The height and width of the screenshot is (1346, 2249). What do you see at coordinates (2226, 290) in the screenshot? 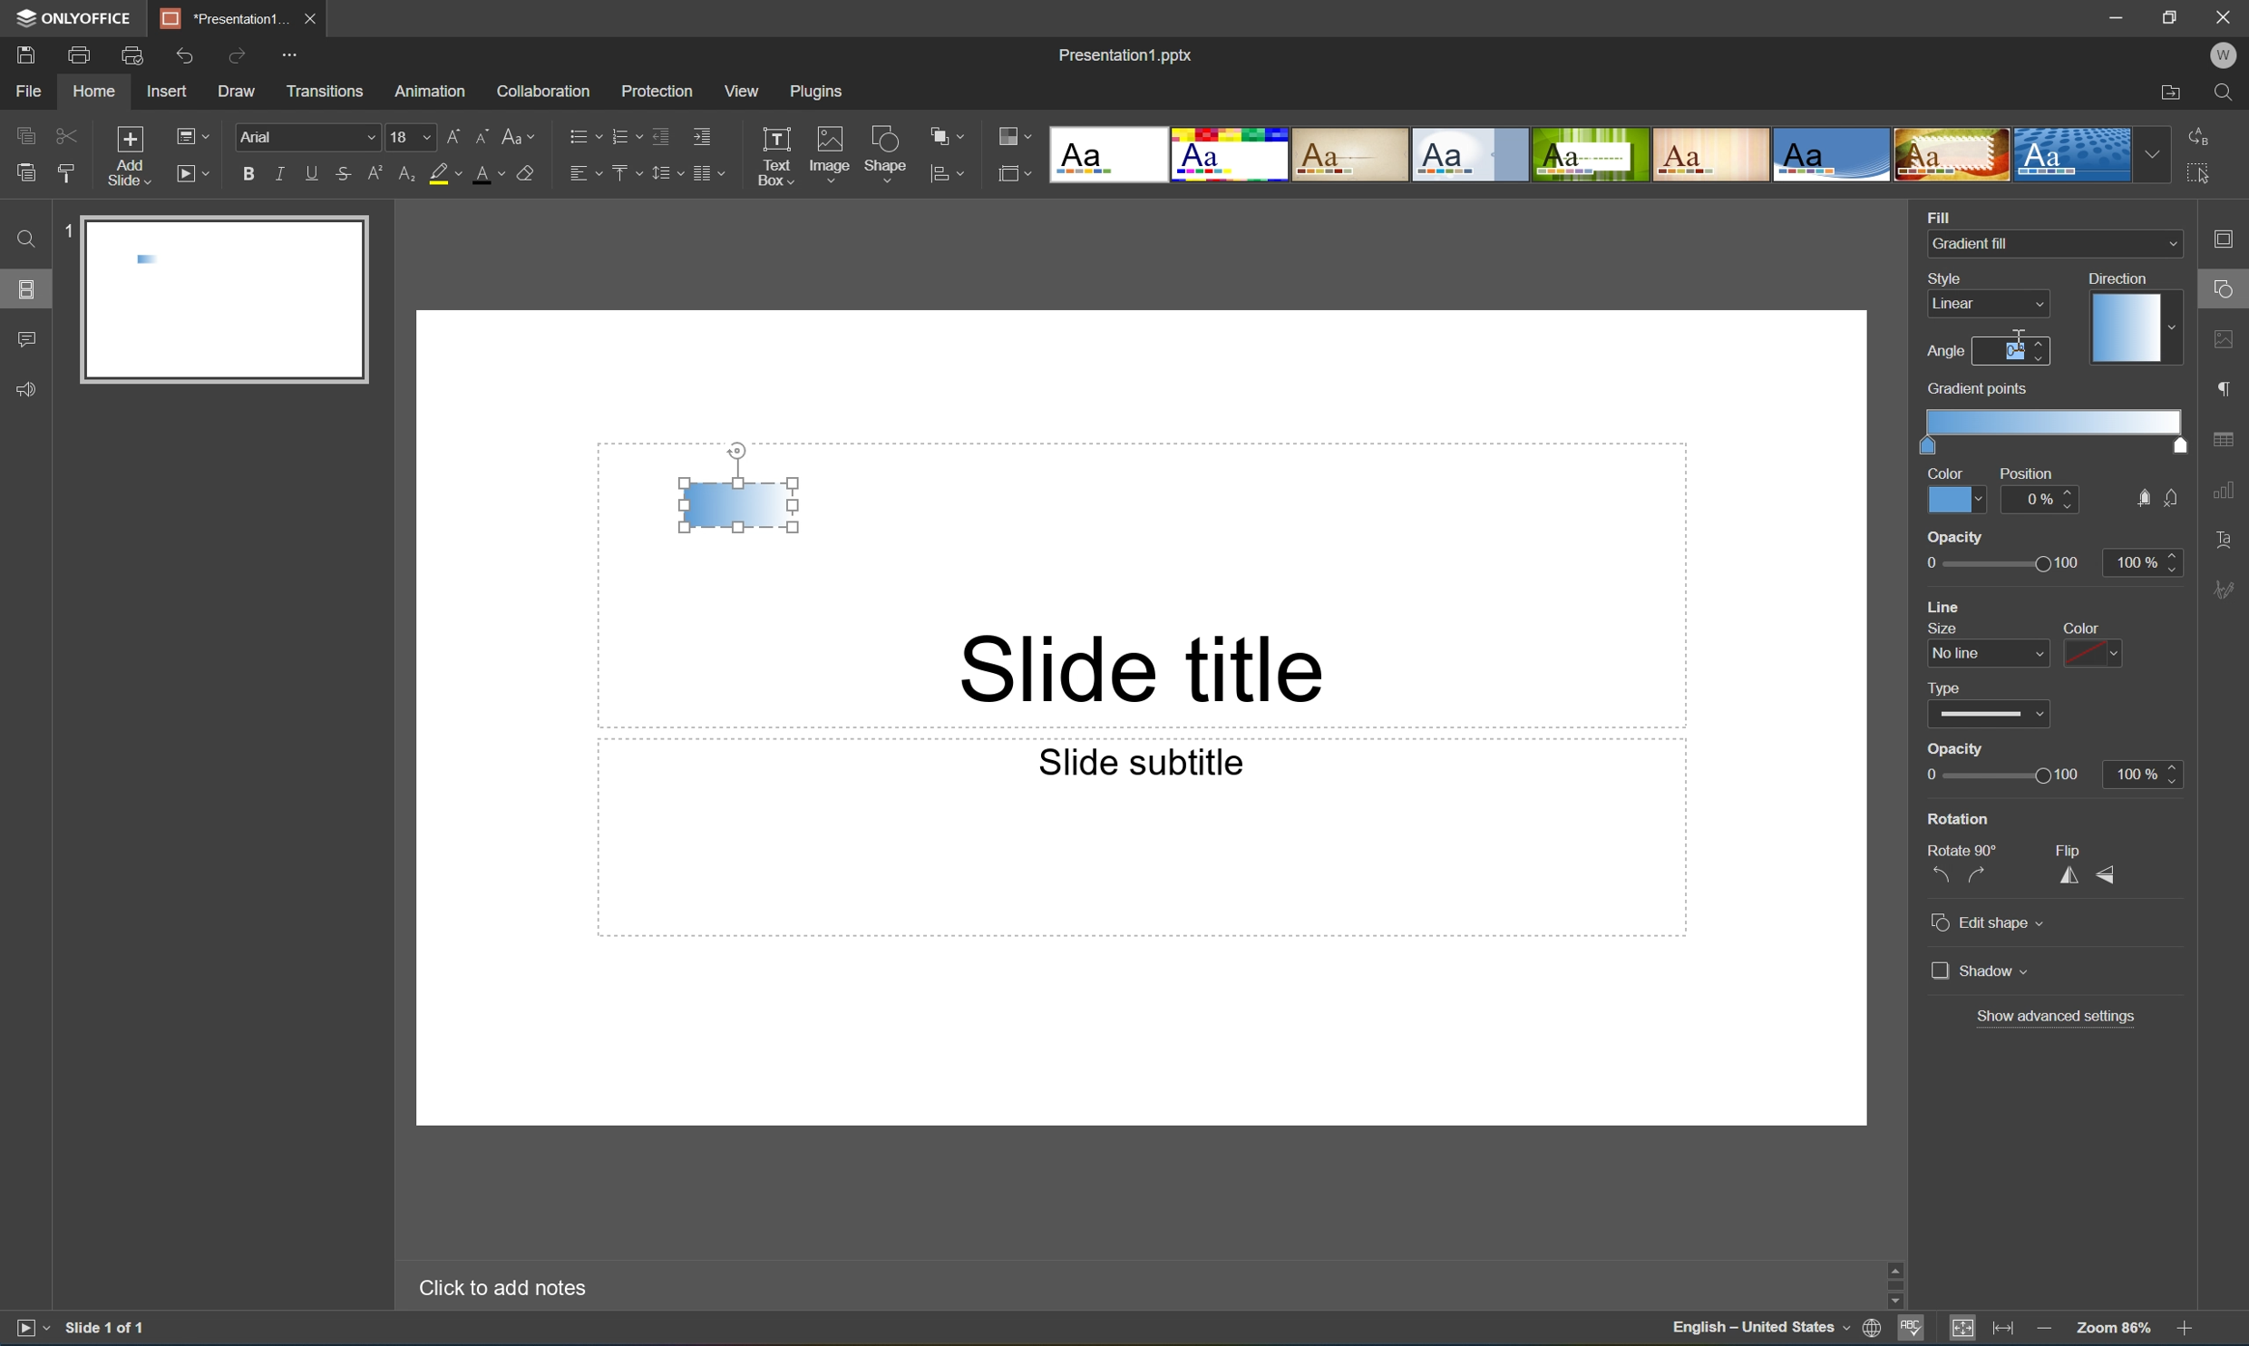
I see `shape settings` at bounding box center [2226, 290].